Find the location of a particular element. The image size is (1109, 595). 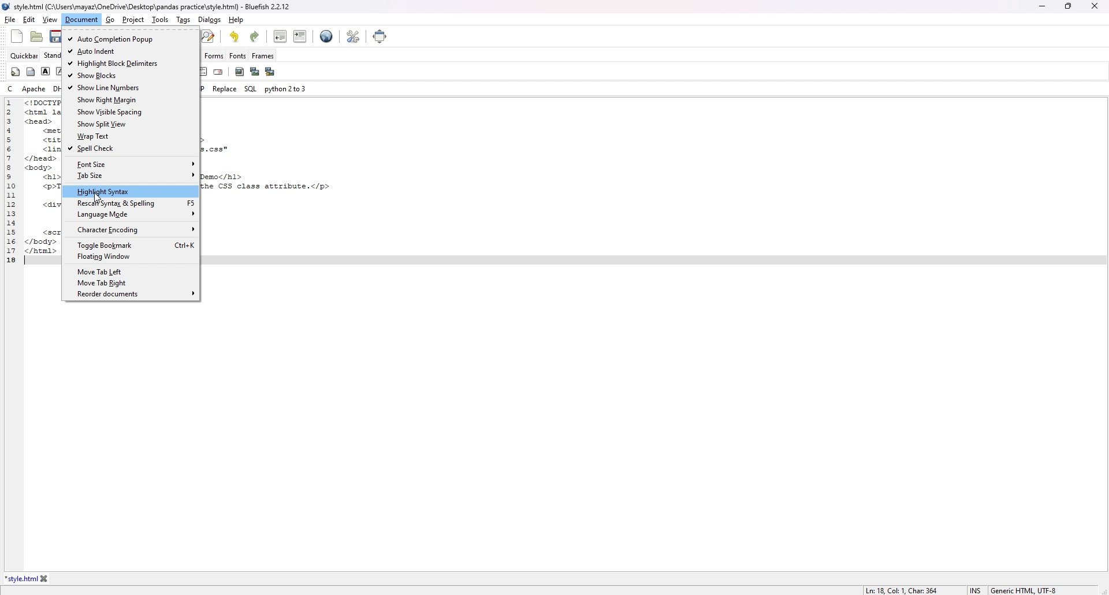

highlight syntax is located at coordinates (131, 191).